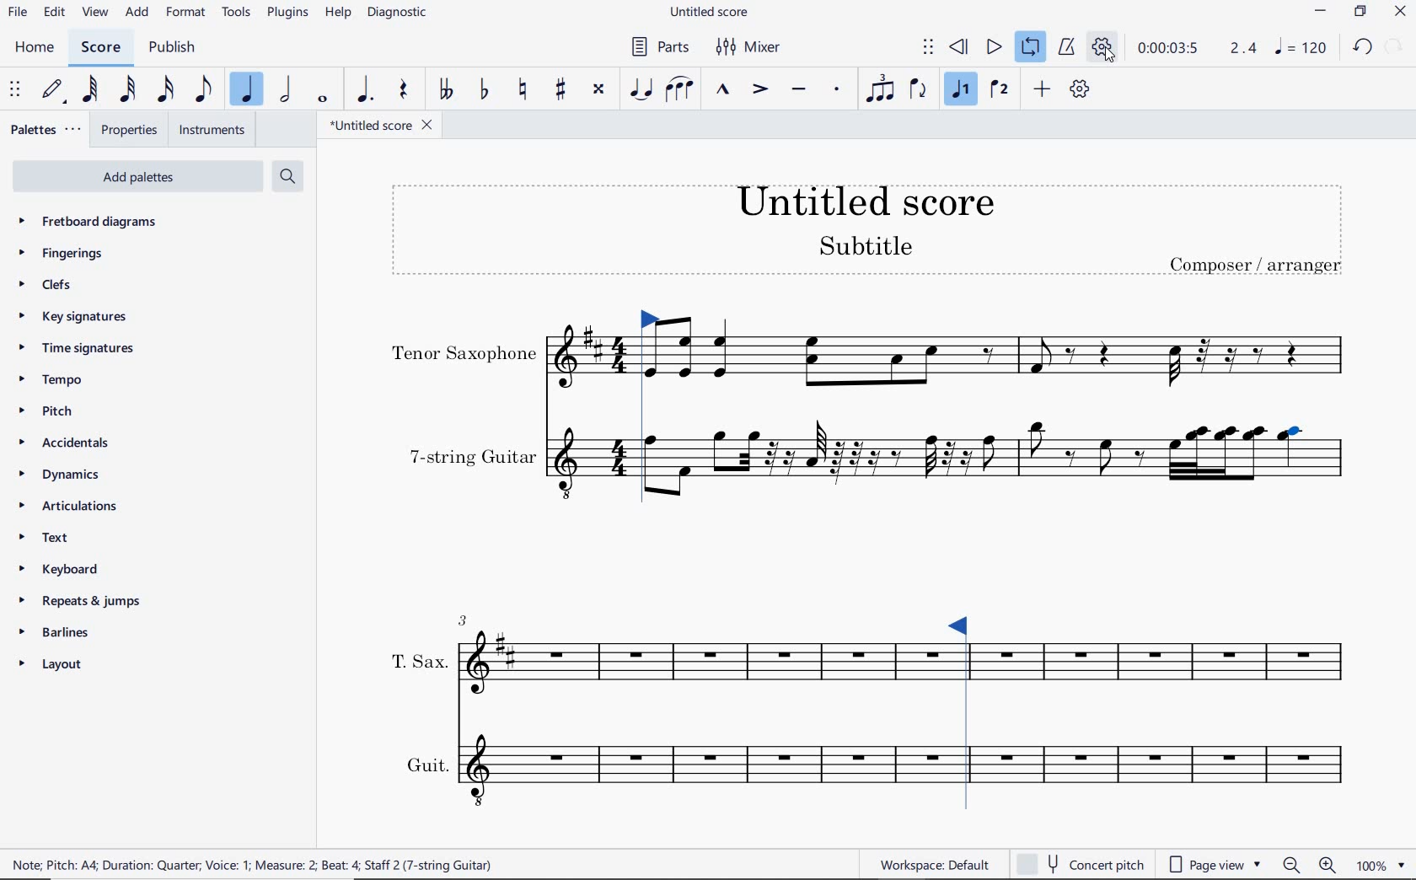  I want to click on Loop Market set right, so click(967, 711).